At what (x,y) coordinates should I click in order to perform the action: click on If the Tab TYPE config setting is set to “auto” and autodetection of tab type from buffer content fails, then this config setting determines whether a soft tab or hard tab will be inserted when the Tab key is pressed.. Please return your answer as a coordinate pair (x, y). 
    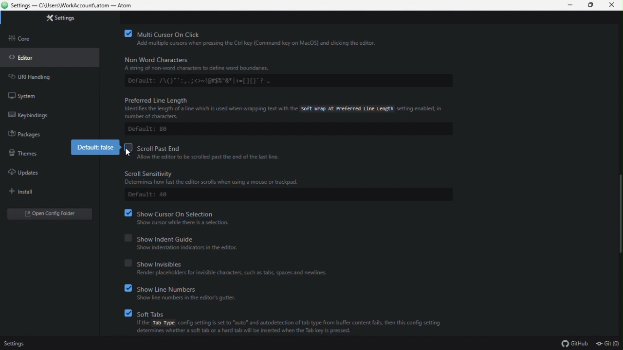
    Looking at the image, I should click on (290, 329).